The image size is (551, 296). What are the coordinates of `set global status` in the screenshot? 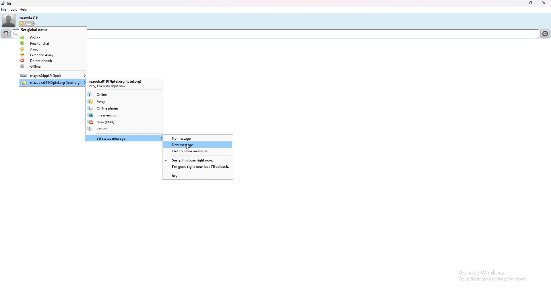 It's located at (53, 30).